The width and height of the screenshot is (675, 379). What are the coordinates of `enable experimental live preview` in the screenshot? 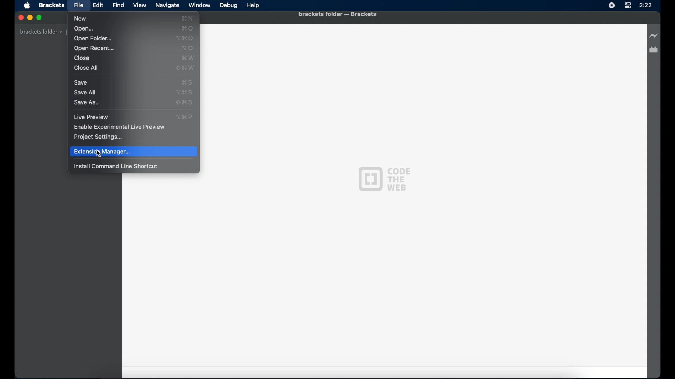 It's located at (120, 127).